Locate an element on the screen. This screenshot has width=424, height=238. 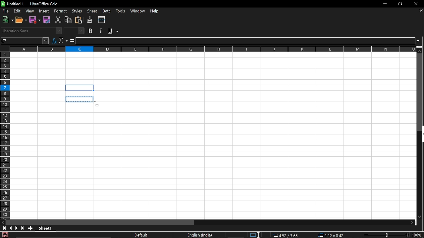
Font size is located at coordinates (75, 31).